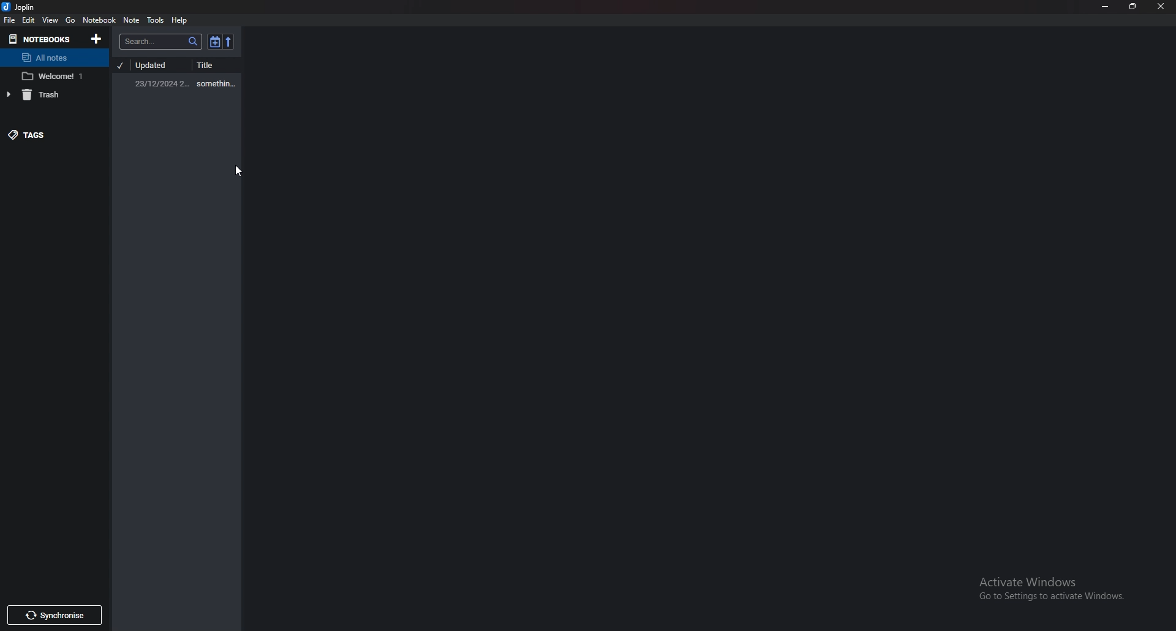 This screenshot has width=1176, height=631. Describe the element at coordinates (51, 59) in the screenshot. I see `All notes` at that location.